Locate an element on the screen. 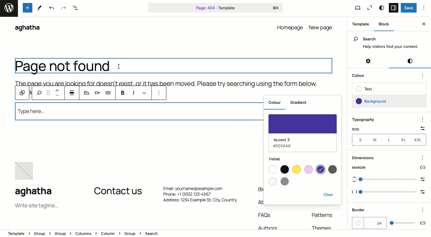 This screenshot has height=237, width=431. Redo is located at coordinates (63, 8).